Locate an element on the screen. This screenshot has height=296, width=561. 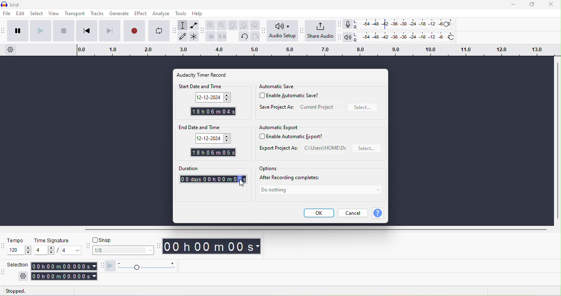
selection tool is located at coordinates (184, 26).